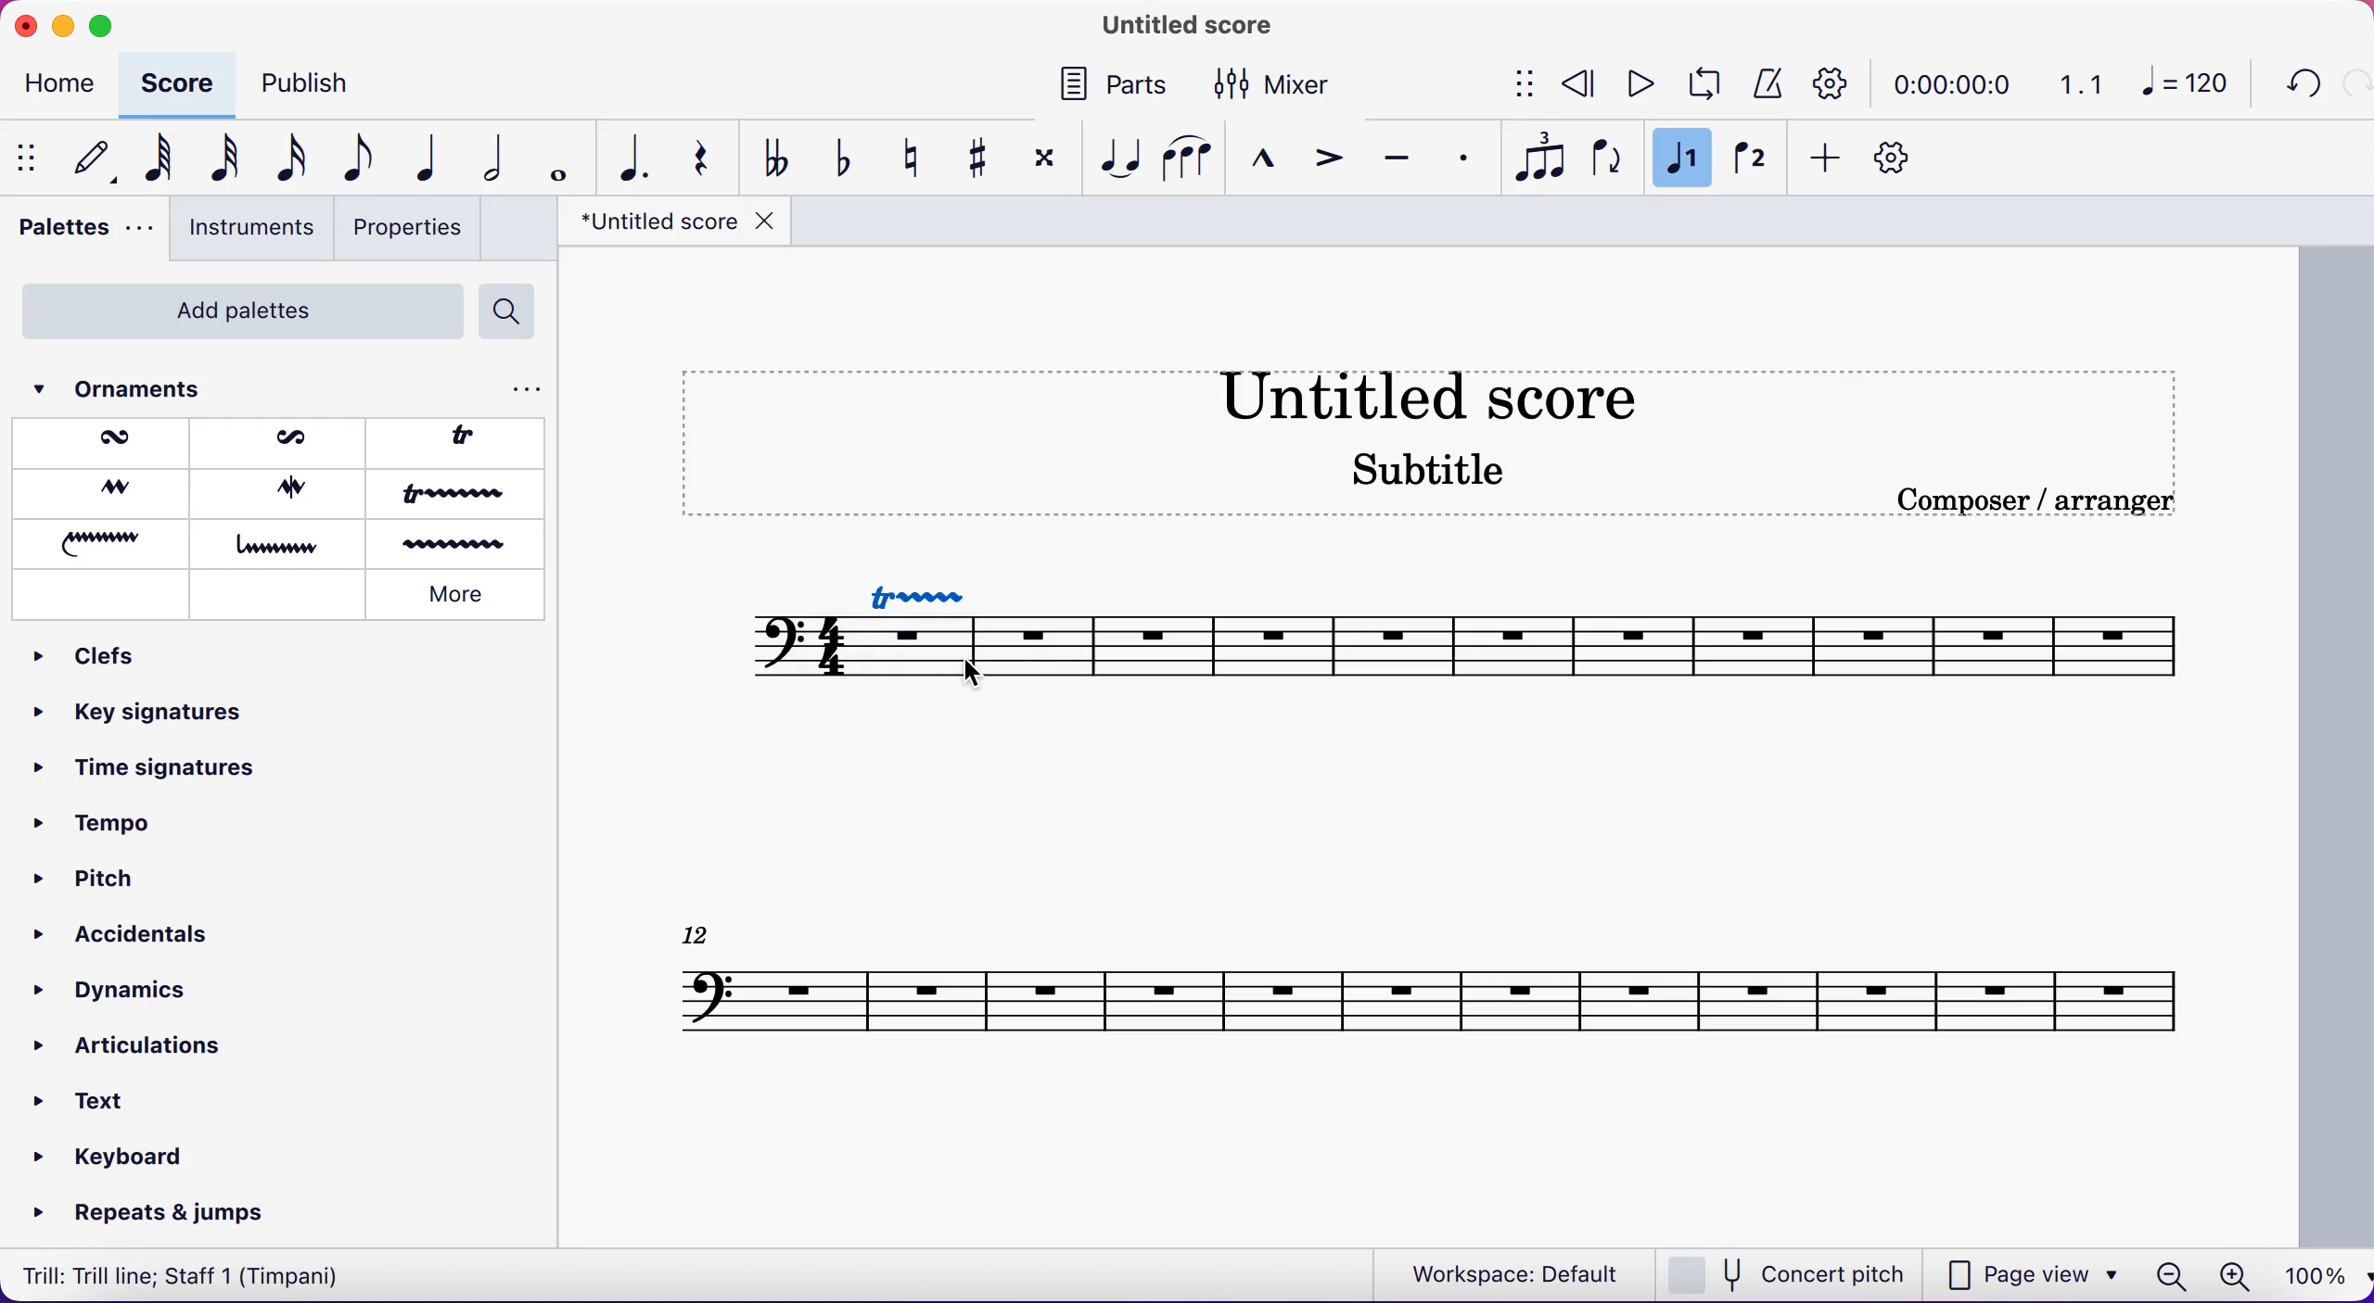  I want to click on properties, so click(413, 231).